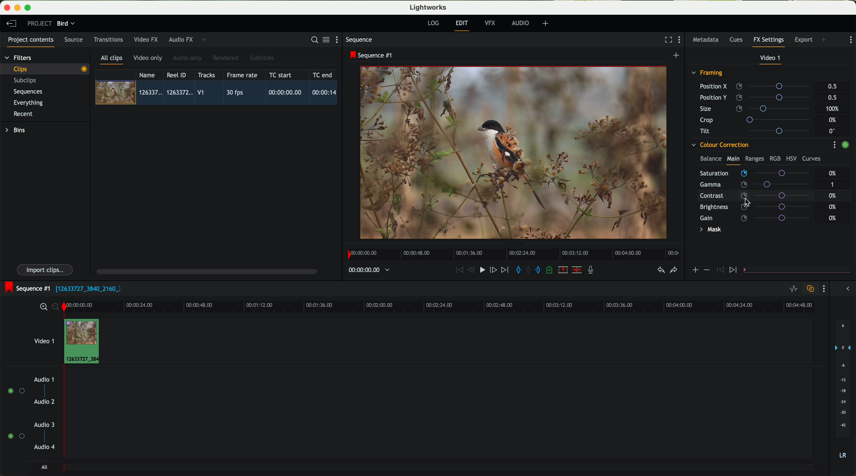 Image resolution: width=856 pixels, height=476 pixels. I want to click on everything, so click(29, 103).